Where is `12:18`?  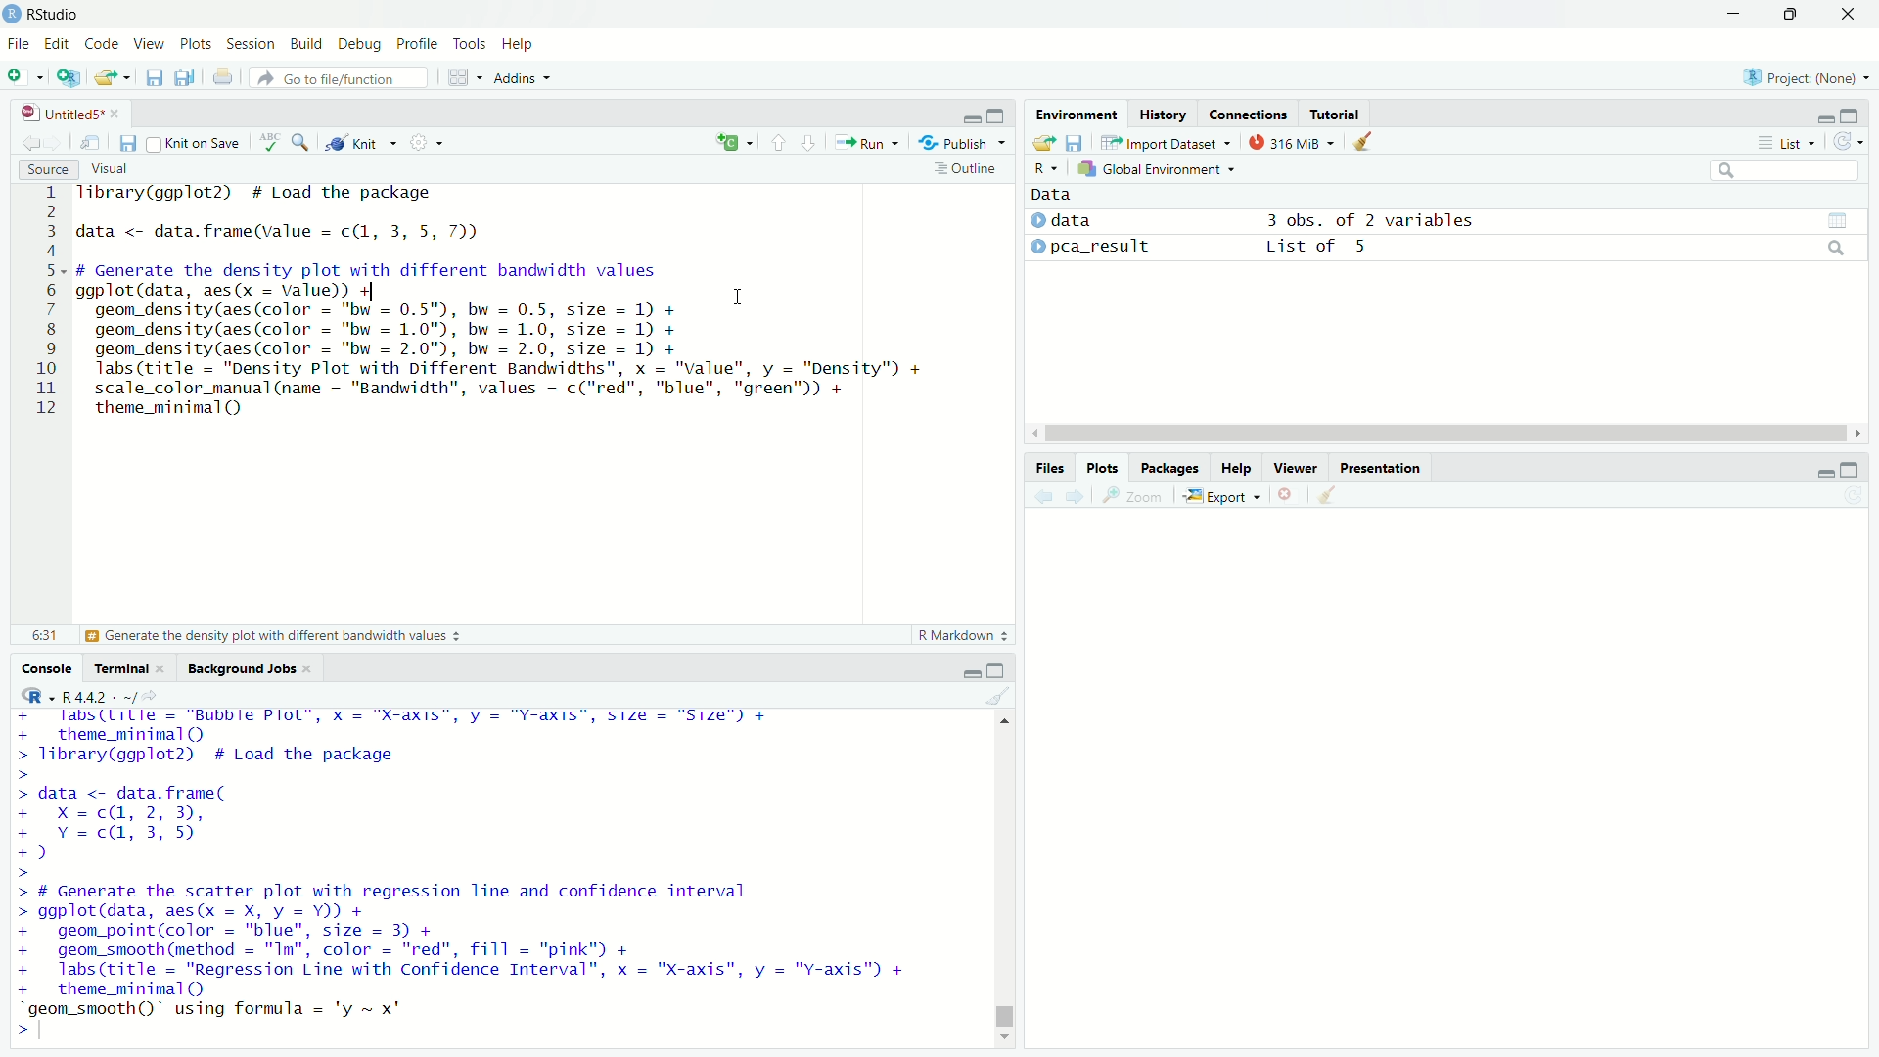
12:18 is located at coordinates (45, 634).